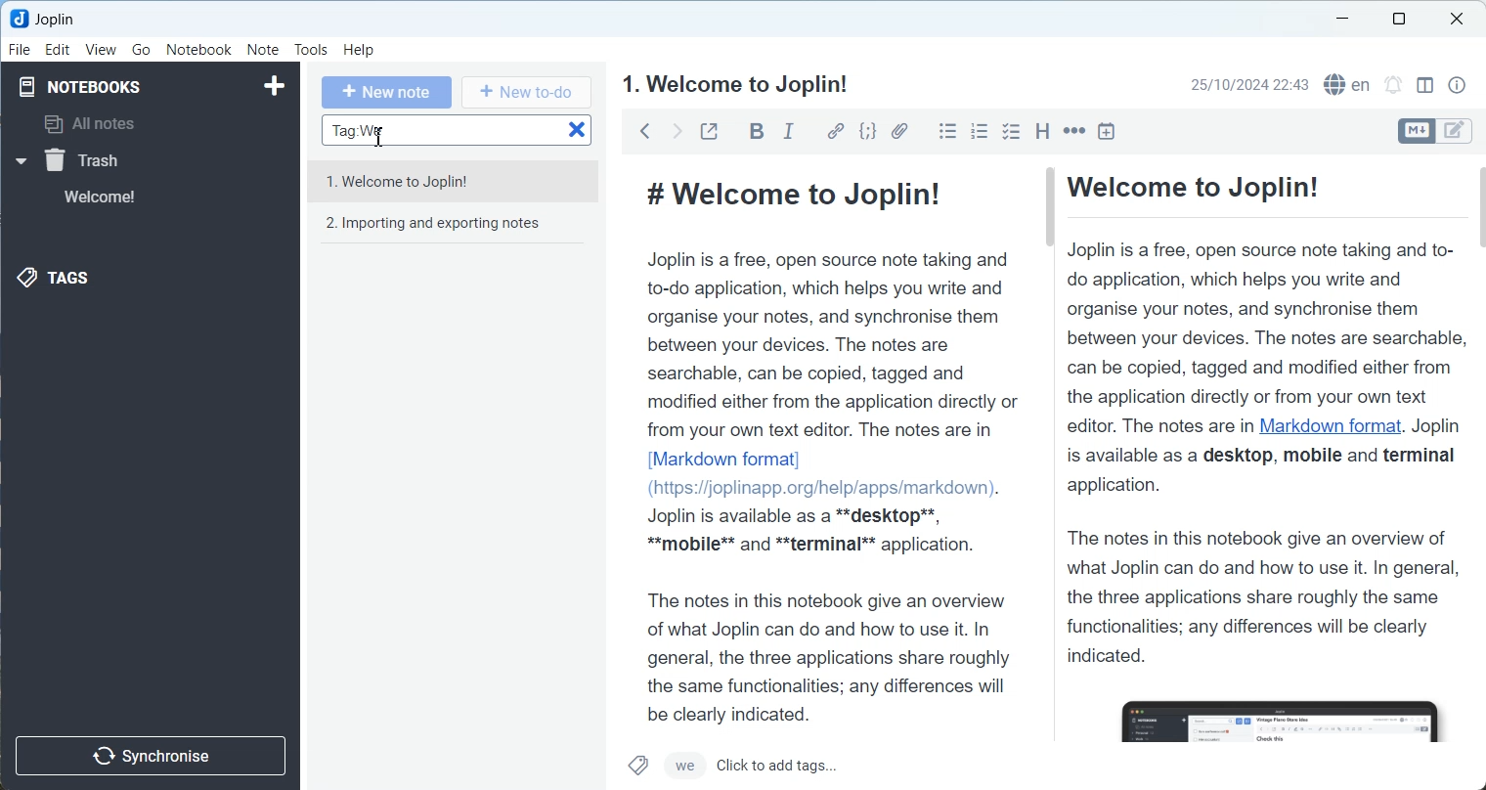 The width and height of the screenshot is (1486, 790). Describe the element at coordinates (56, 19) in the screenshot. I see `Logo` at that location.